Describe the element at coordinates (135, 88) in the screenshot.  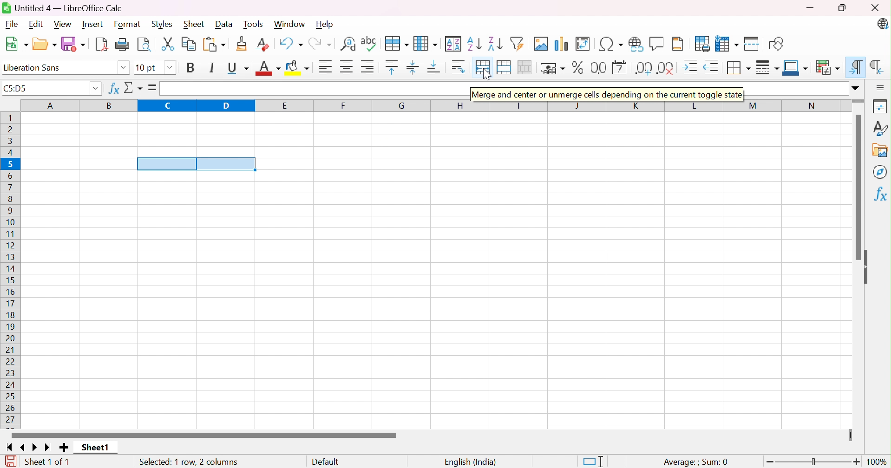
I see `Select Function` at that location.